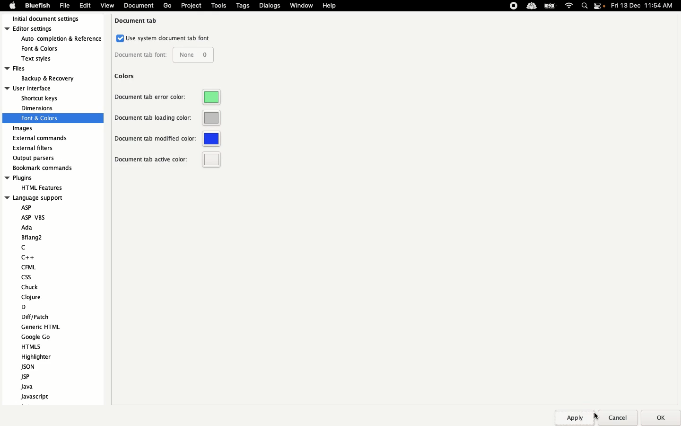 This screenshot has width=681, height=426. What do you see at coordinates (168, 160) in the screenshot?
I see `Document tab active color` at bounding box center [168, 160].